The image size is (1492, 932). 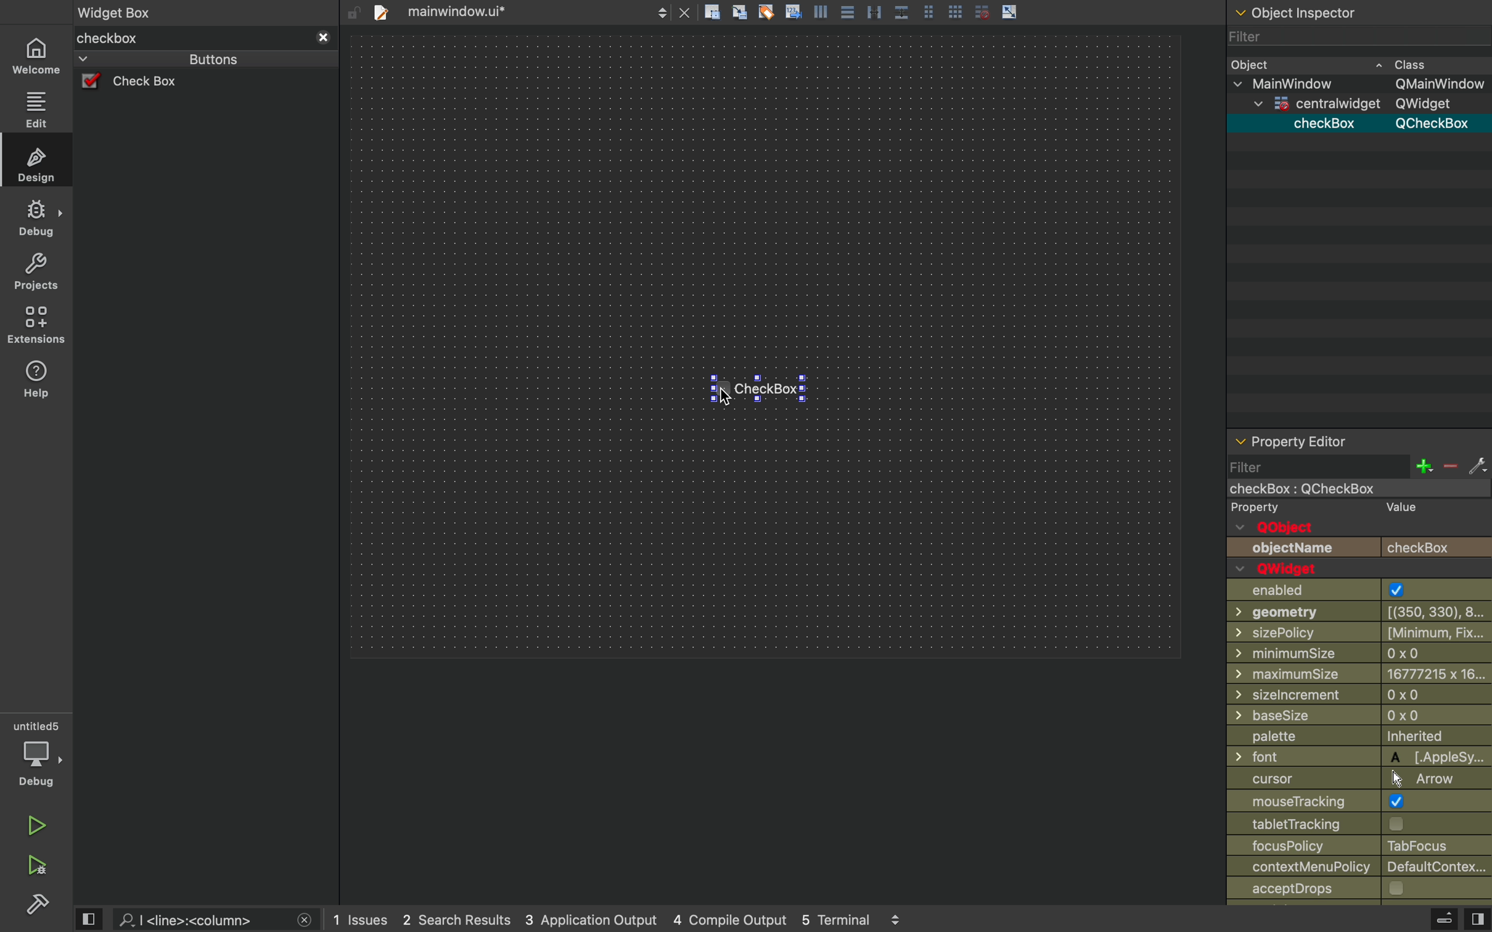 What do you see at coordinates (1378, 124) in the screenshot?
I see `checkBox.   QCheckBox` at bounding box center [1378, 124].